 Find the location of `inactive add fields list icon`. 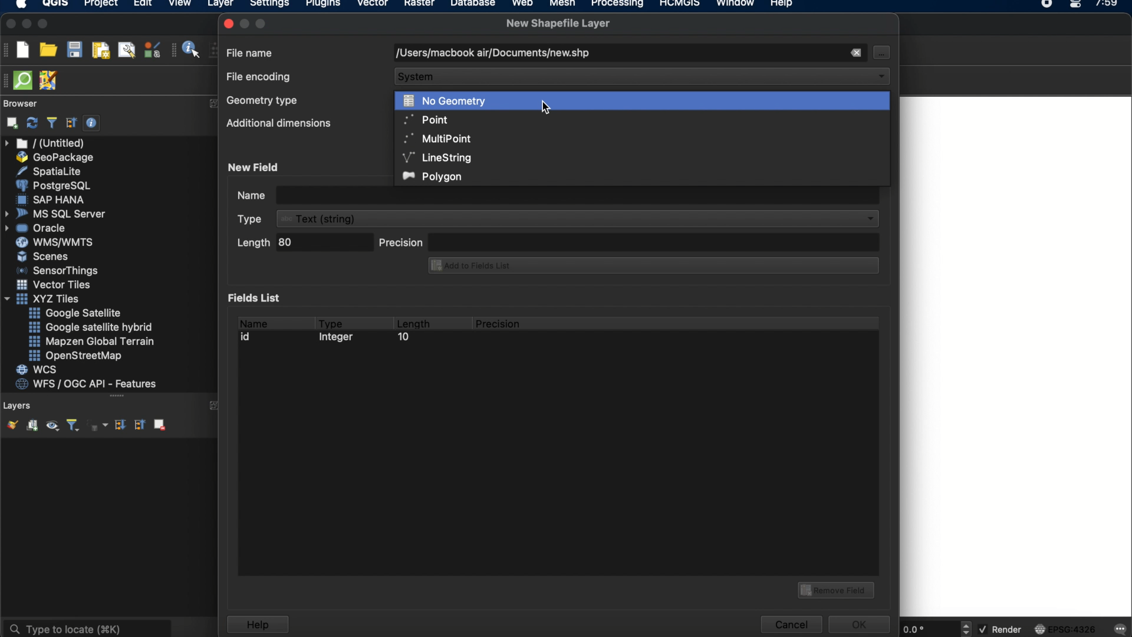

inactive add fields list icon is located at coordinates (651, 267).